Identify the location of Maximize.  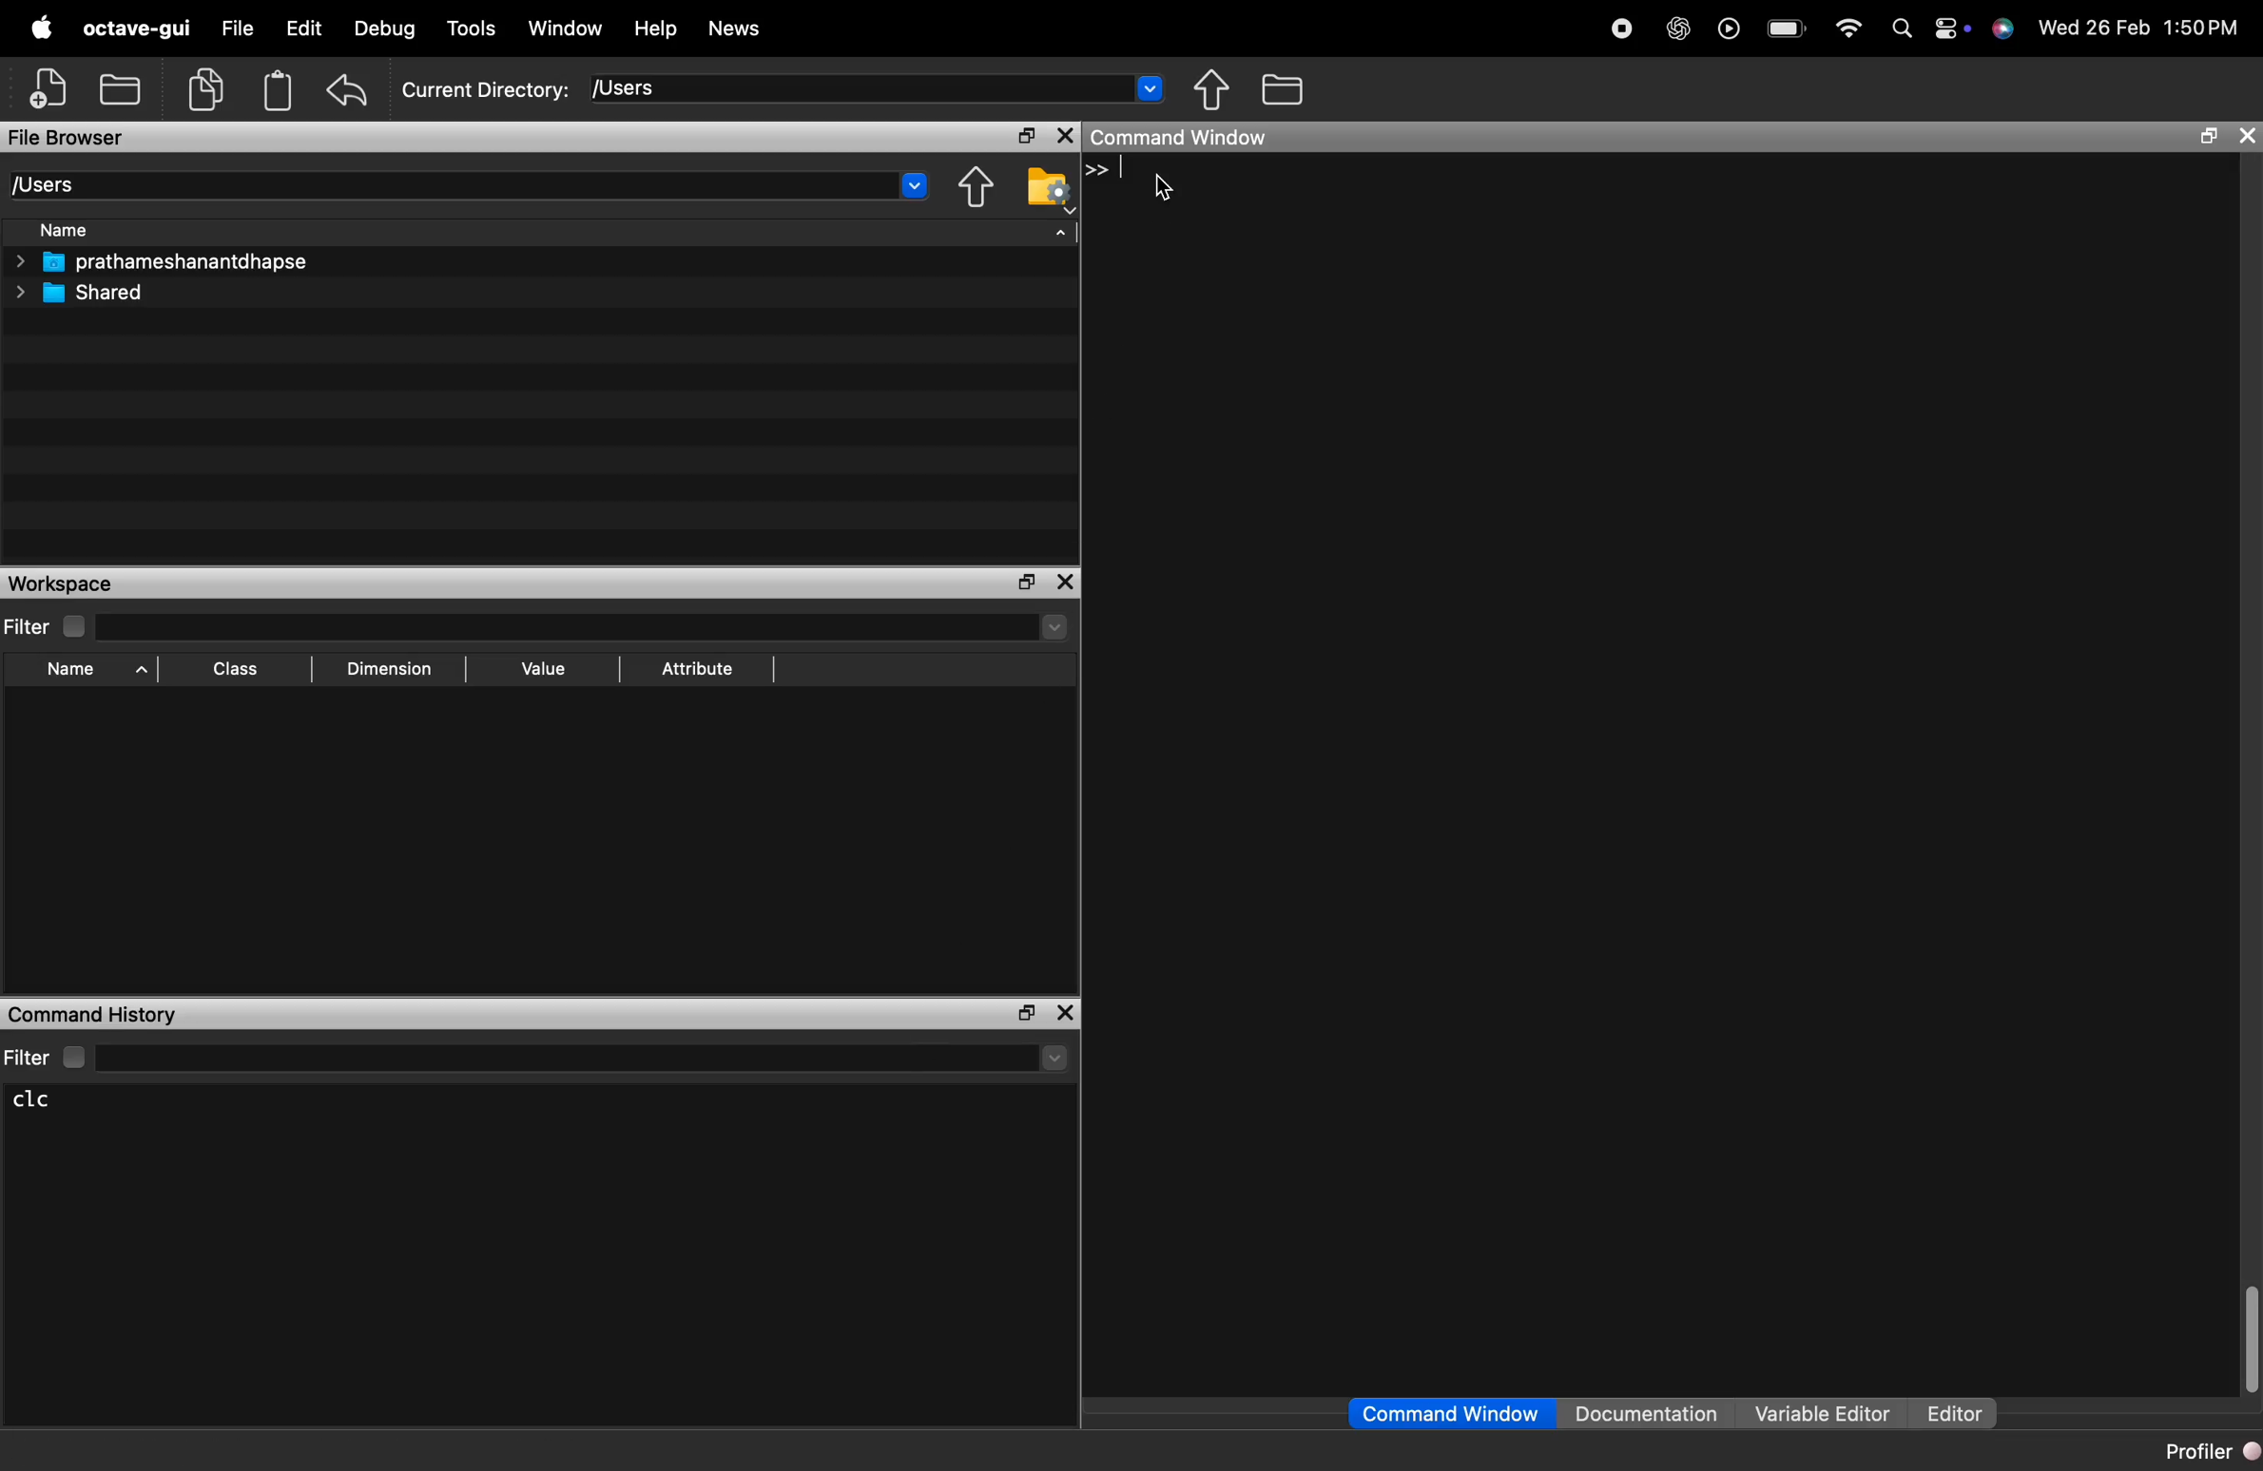
(1027, 138).